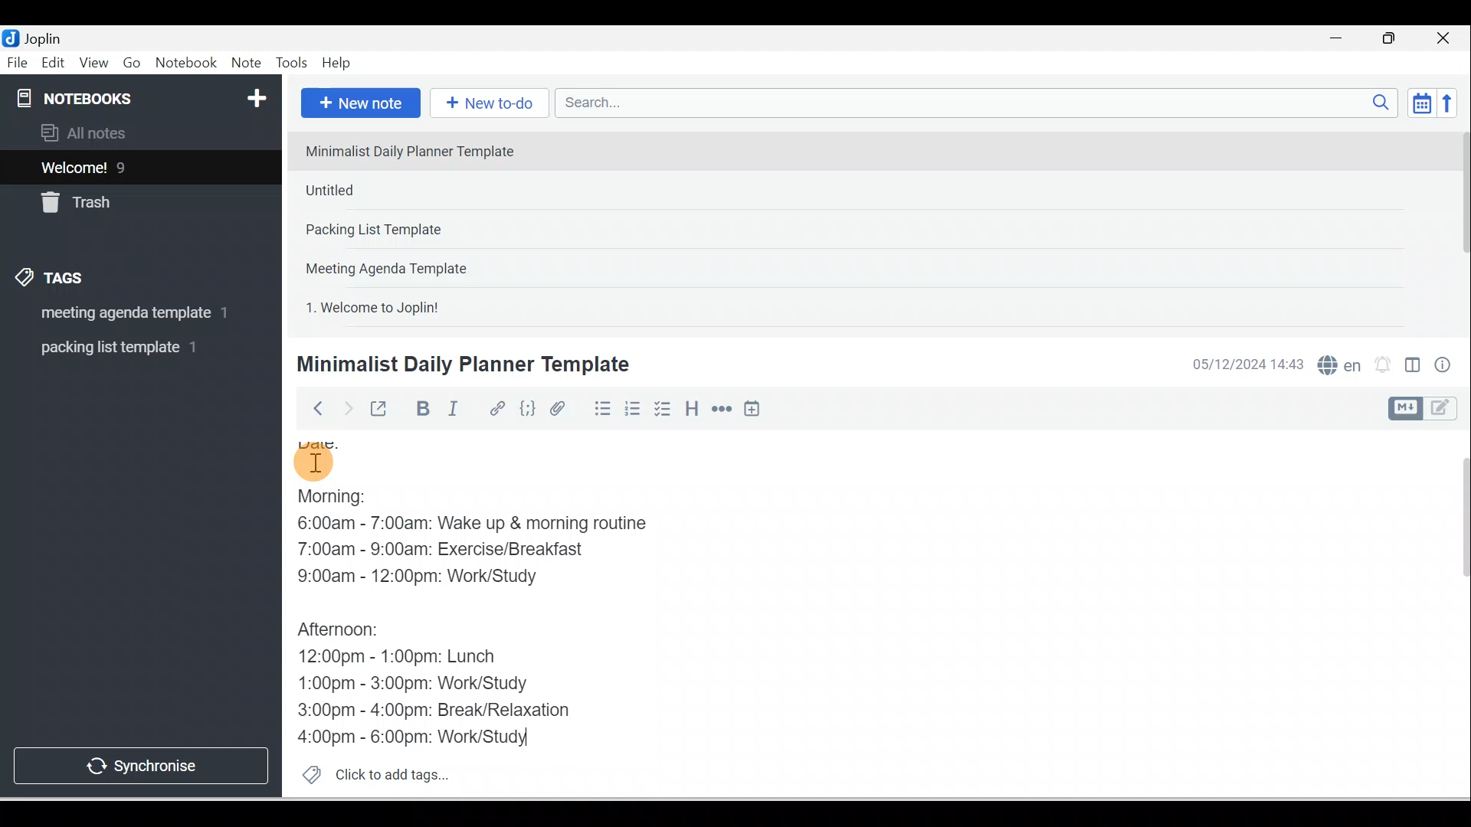 Image resolution: width=1471 pixels, height=827 pixels. Describe the element at coordinates (486, 104) in the screenshot. I see `New to-do` at that location.